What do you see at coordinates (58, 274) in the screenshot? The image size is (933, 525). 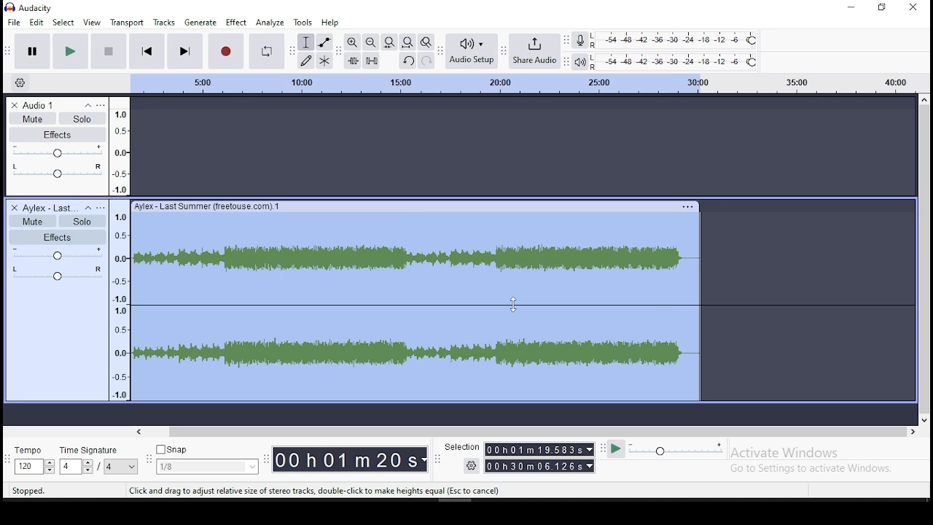 I see `pan` at bounding box center [58, 274].